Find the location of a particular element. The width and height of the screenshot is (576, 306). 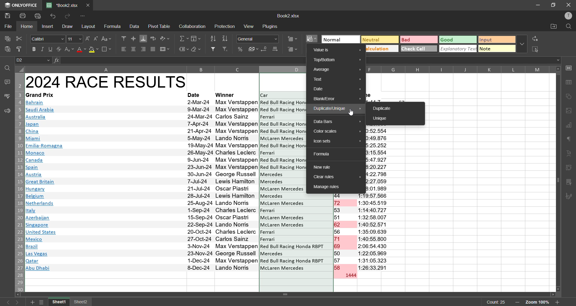

add new worksheet is located at coordinates (31, 302).